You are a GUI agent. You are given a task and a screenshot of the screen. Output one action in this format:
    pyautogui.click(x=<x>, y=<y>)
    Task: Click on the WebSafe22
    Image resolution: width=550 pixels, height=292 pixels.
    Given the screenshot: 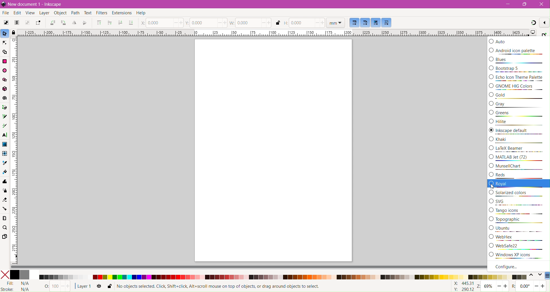 What is the action you would take?
    pyautogui.click(x=519, y=247)
    